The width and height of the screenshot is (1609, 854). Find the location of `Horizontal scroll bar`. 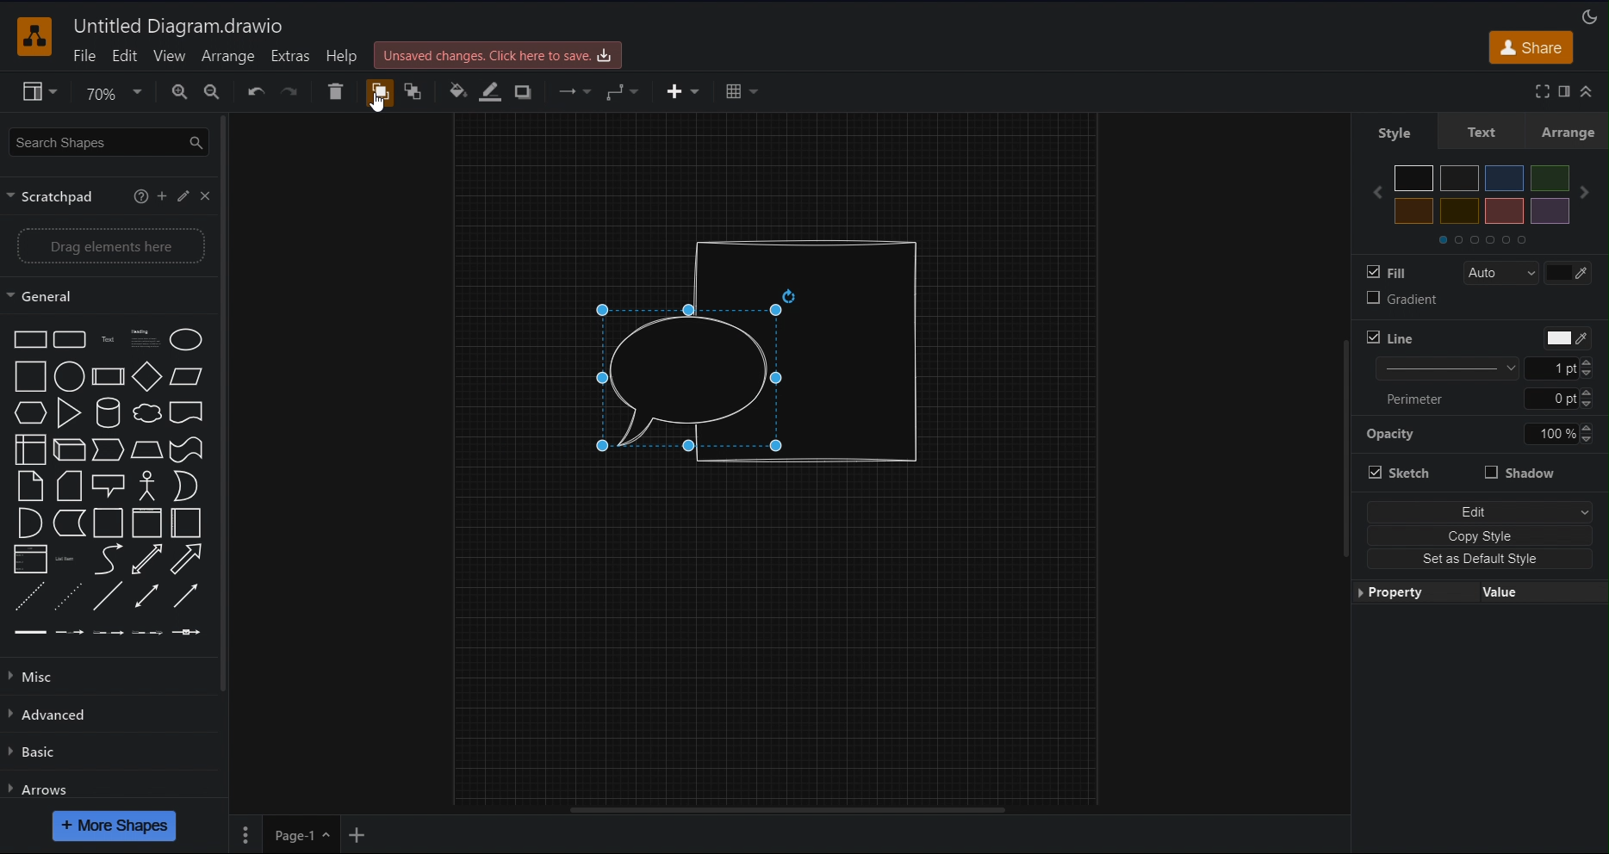

Horizontal scroll bar is located at coordinates (788, 810).